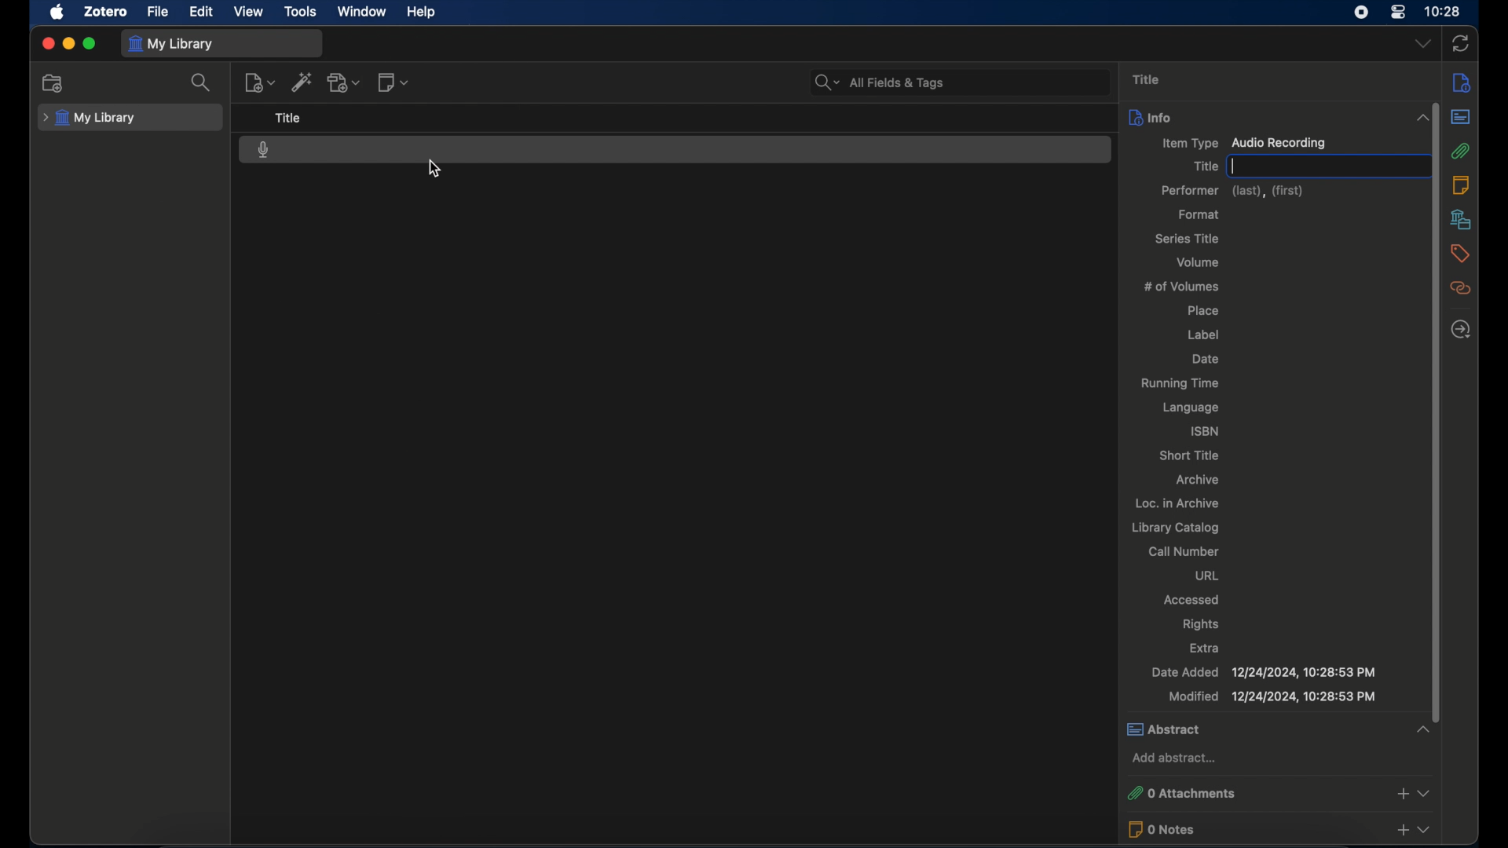  I want to click on add attachments, so click(344, 82).